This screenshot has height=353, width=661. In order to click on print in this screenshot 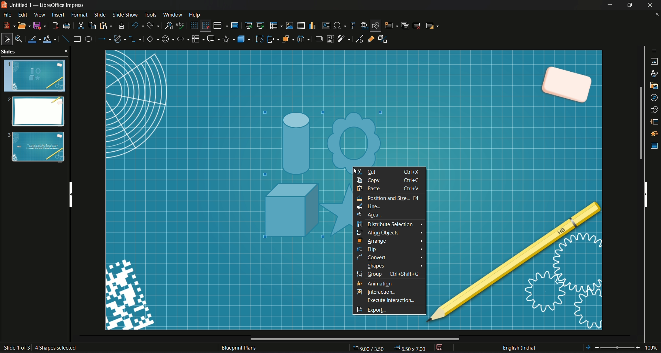, I will do `click(67, 26)`.